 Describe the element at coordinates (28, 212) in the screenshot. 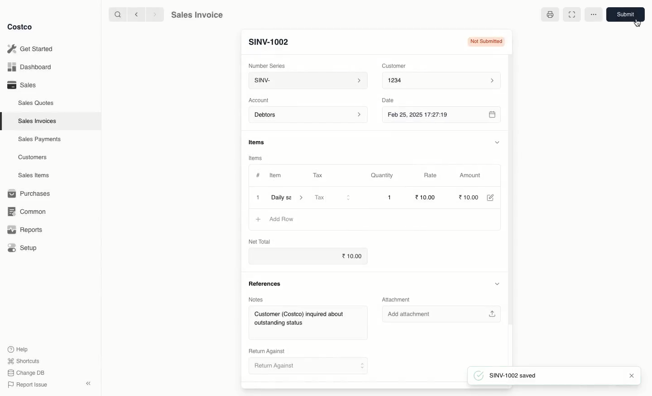

I see `Common` at that location.